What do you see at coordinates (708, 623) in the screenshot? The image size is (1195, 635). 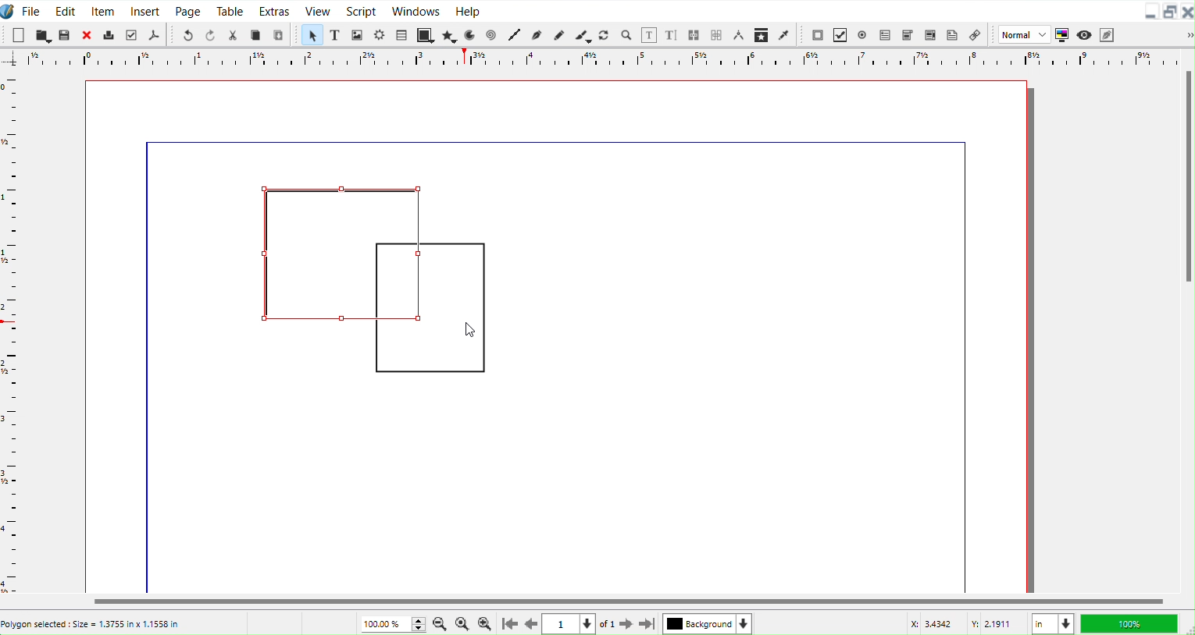 I see `Select current layer` at bounding box center [708, 623].